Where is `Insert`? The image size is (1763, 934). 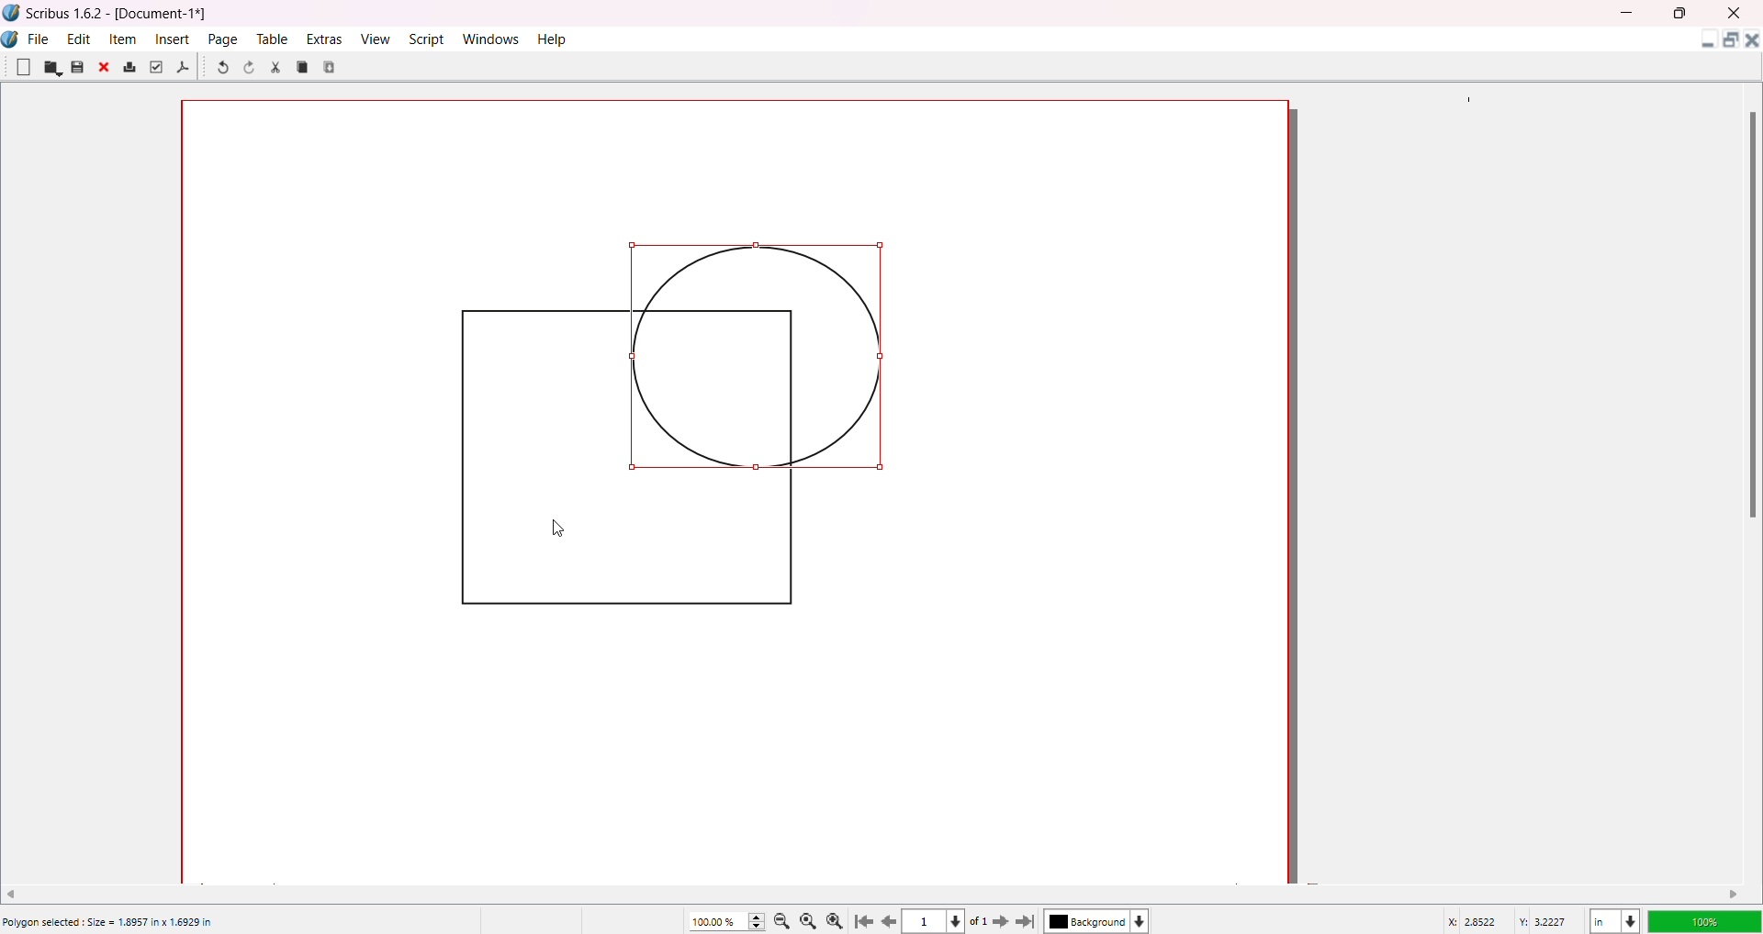
Insert is located at coordinates (174, 39).